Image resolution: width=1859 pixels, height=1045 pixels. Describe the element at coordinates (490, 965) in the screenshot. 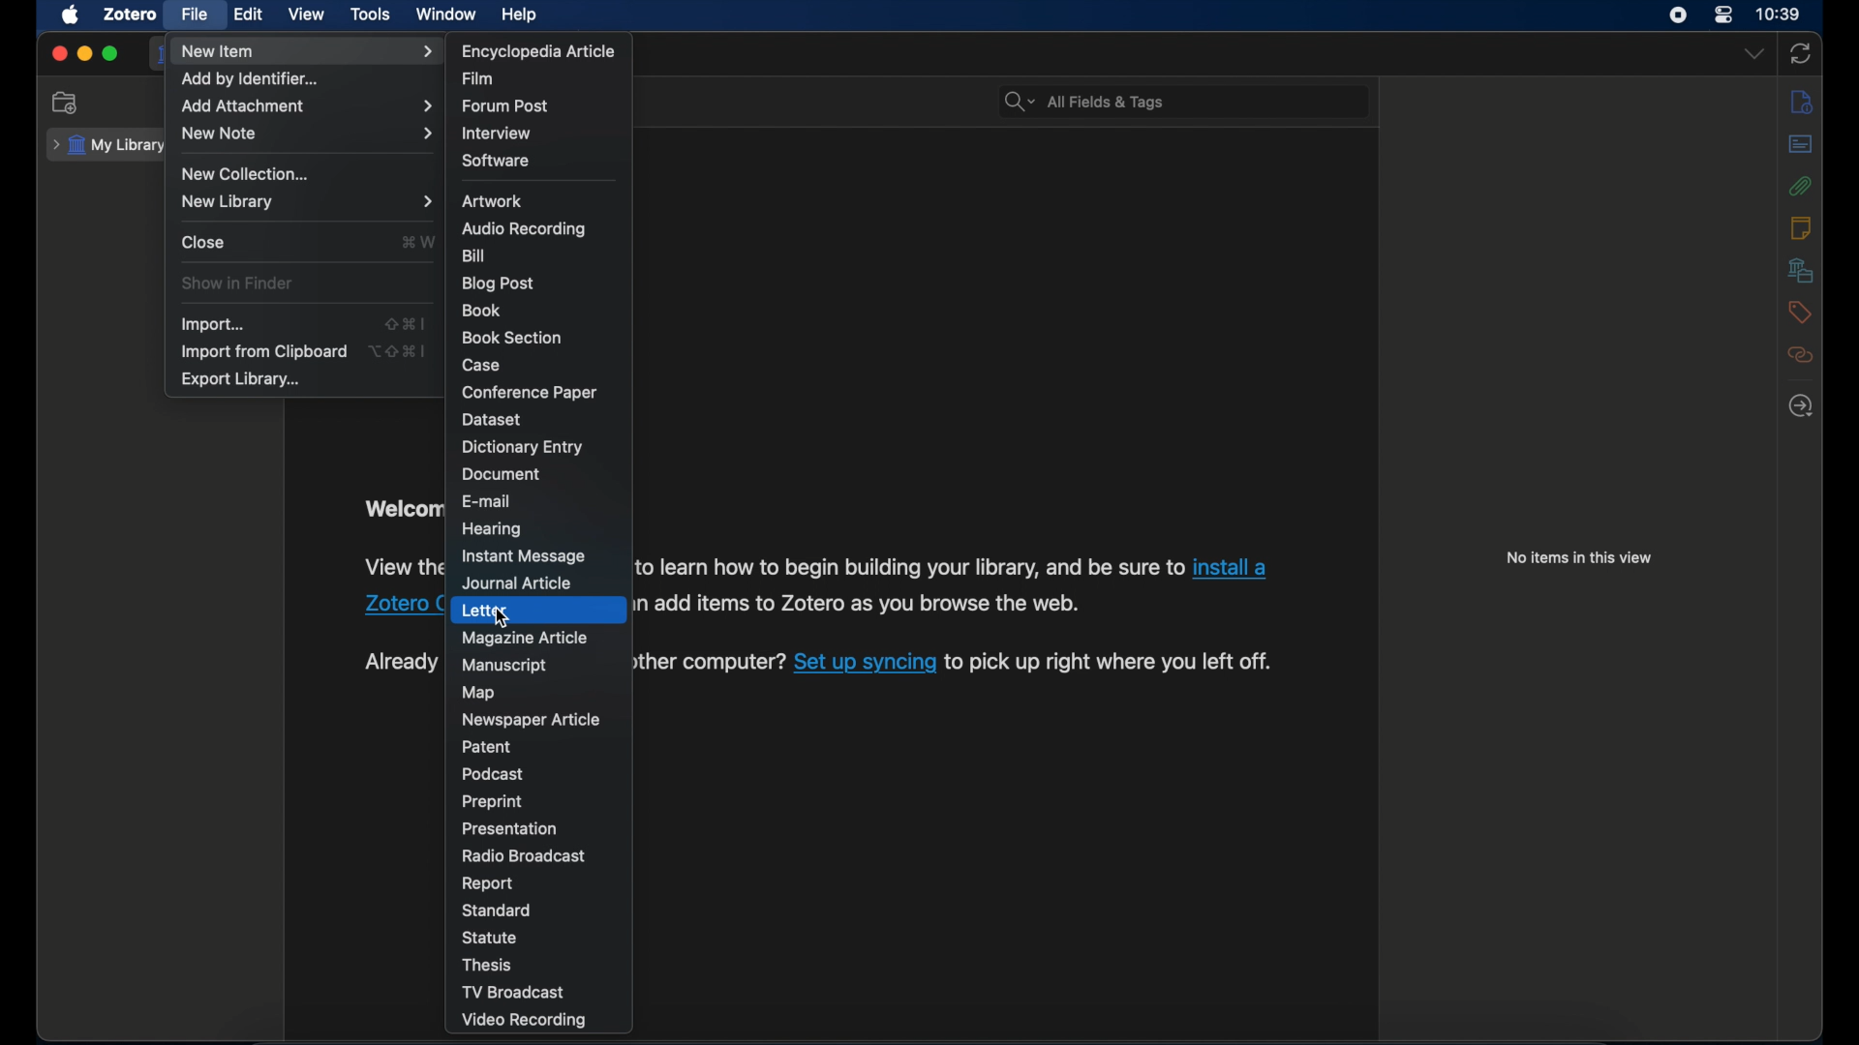

I see `thesis` at that location.